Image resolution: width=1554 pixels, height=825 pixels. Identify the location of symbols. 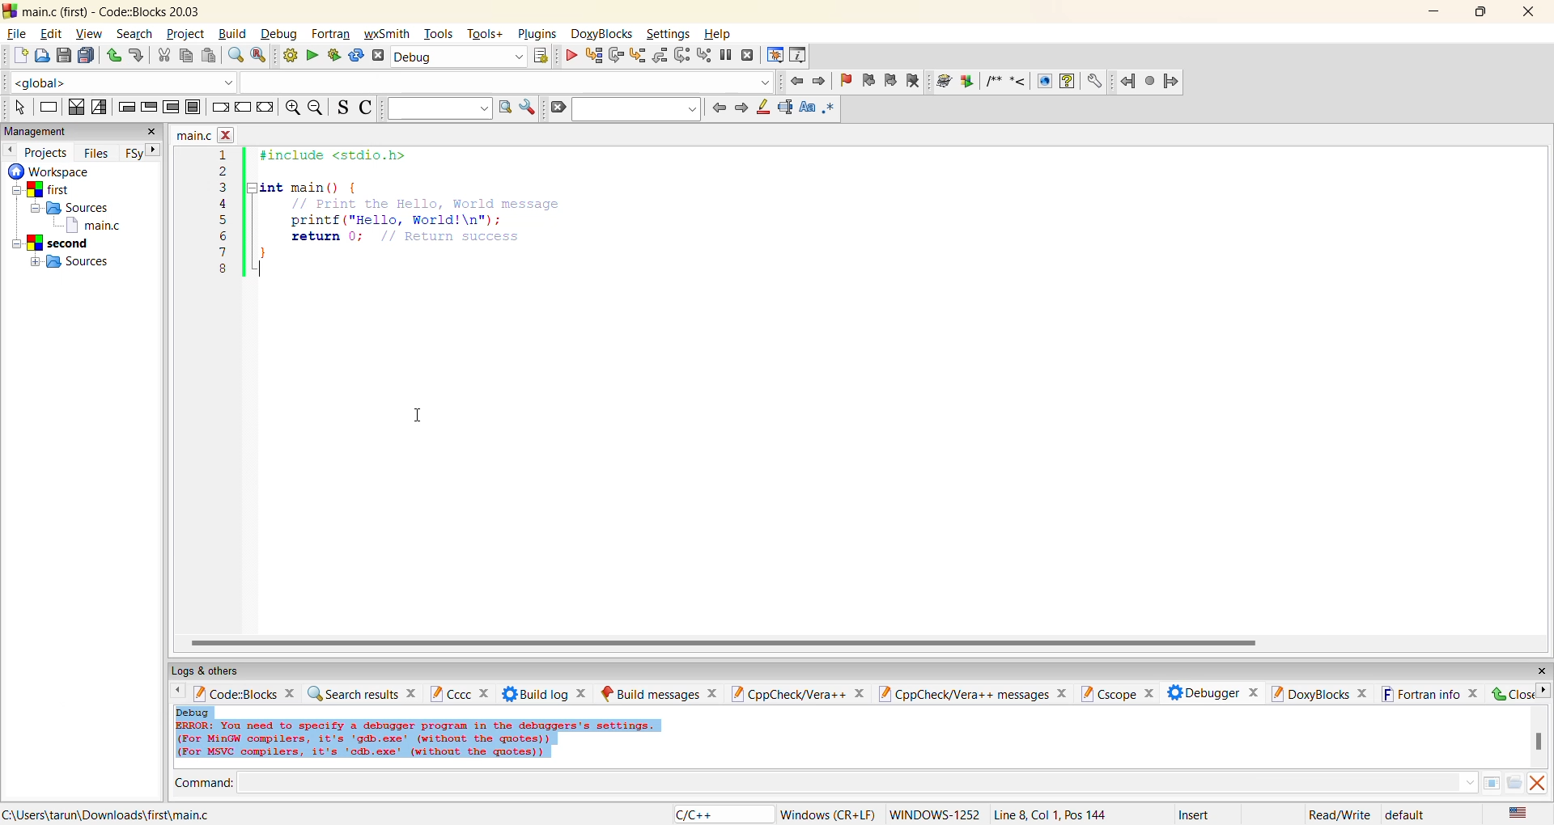
(1007, 80).